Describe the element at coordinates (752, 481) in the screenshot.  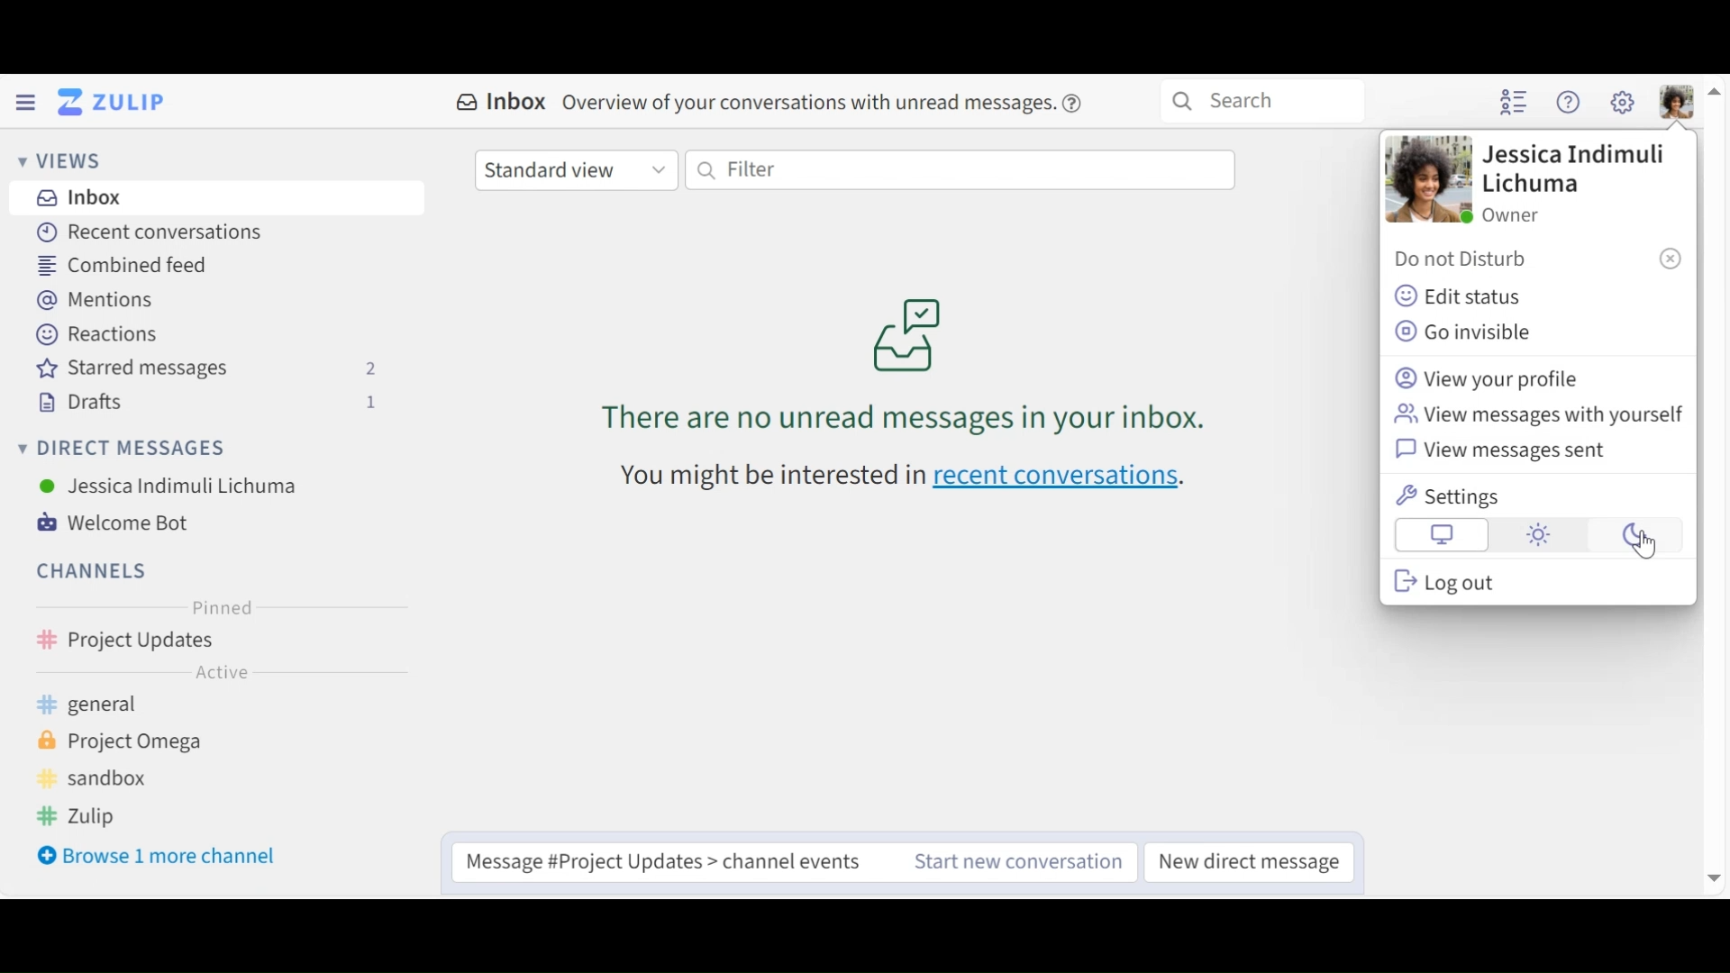
I see `You might be interested in` at that location.